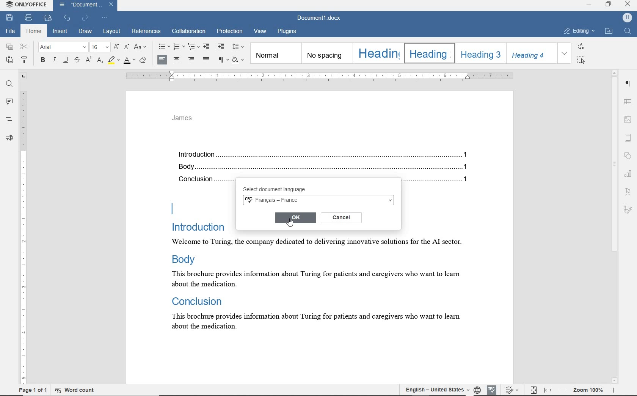  Describe the element at coordinates (629, 137) in the screenshot. I see `header & footer` at that location.